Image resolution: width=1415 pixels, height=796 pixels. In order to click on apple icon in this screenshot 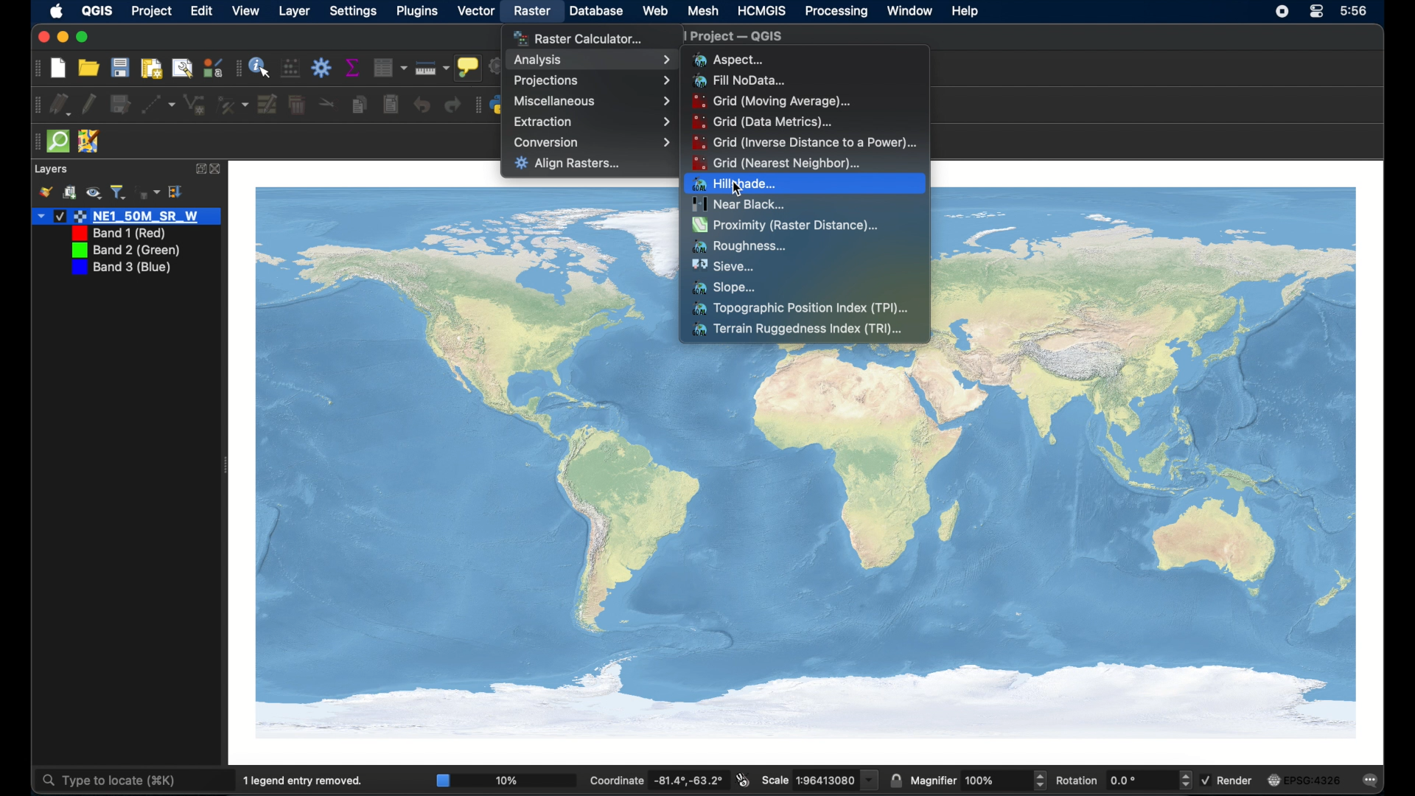, I will do `click(57, 11)`.